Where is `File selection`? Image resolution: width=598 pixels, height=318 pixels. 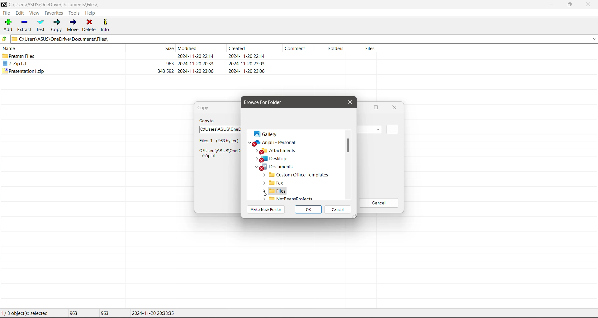
File selection is located at coordinates (217, 140).